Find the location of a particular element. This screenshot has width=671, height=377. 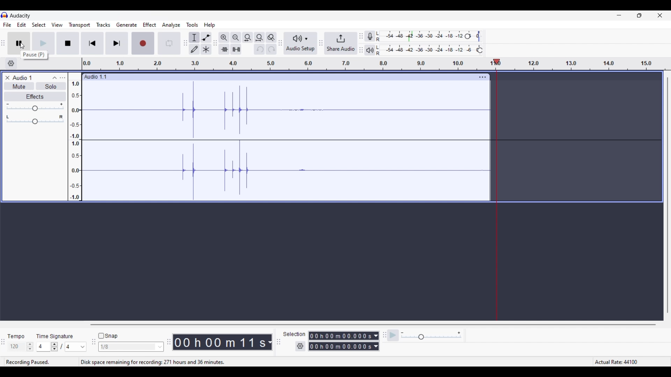

Scale to measure track intensity is located at coordinates (75, 136).